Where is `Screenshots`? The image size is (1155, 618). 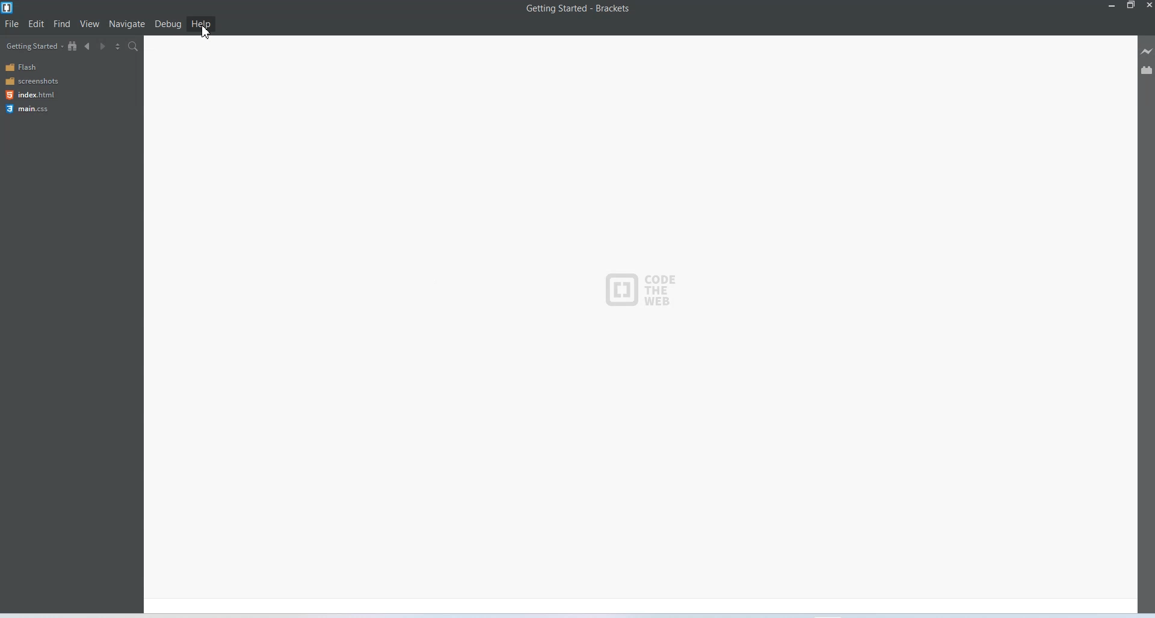
Screenshots is located at coordinates (32, 81).